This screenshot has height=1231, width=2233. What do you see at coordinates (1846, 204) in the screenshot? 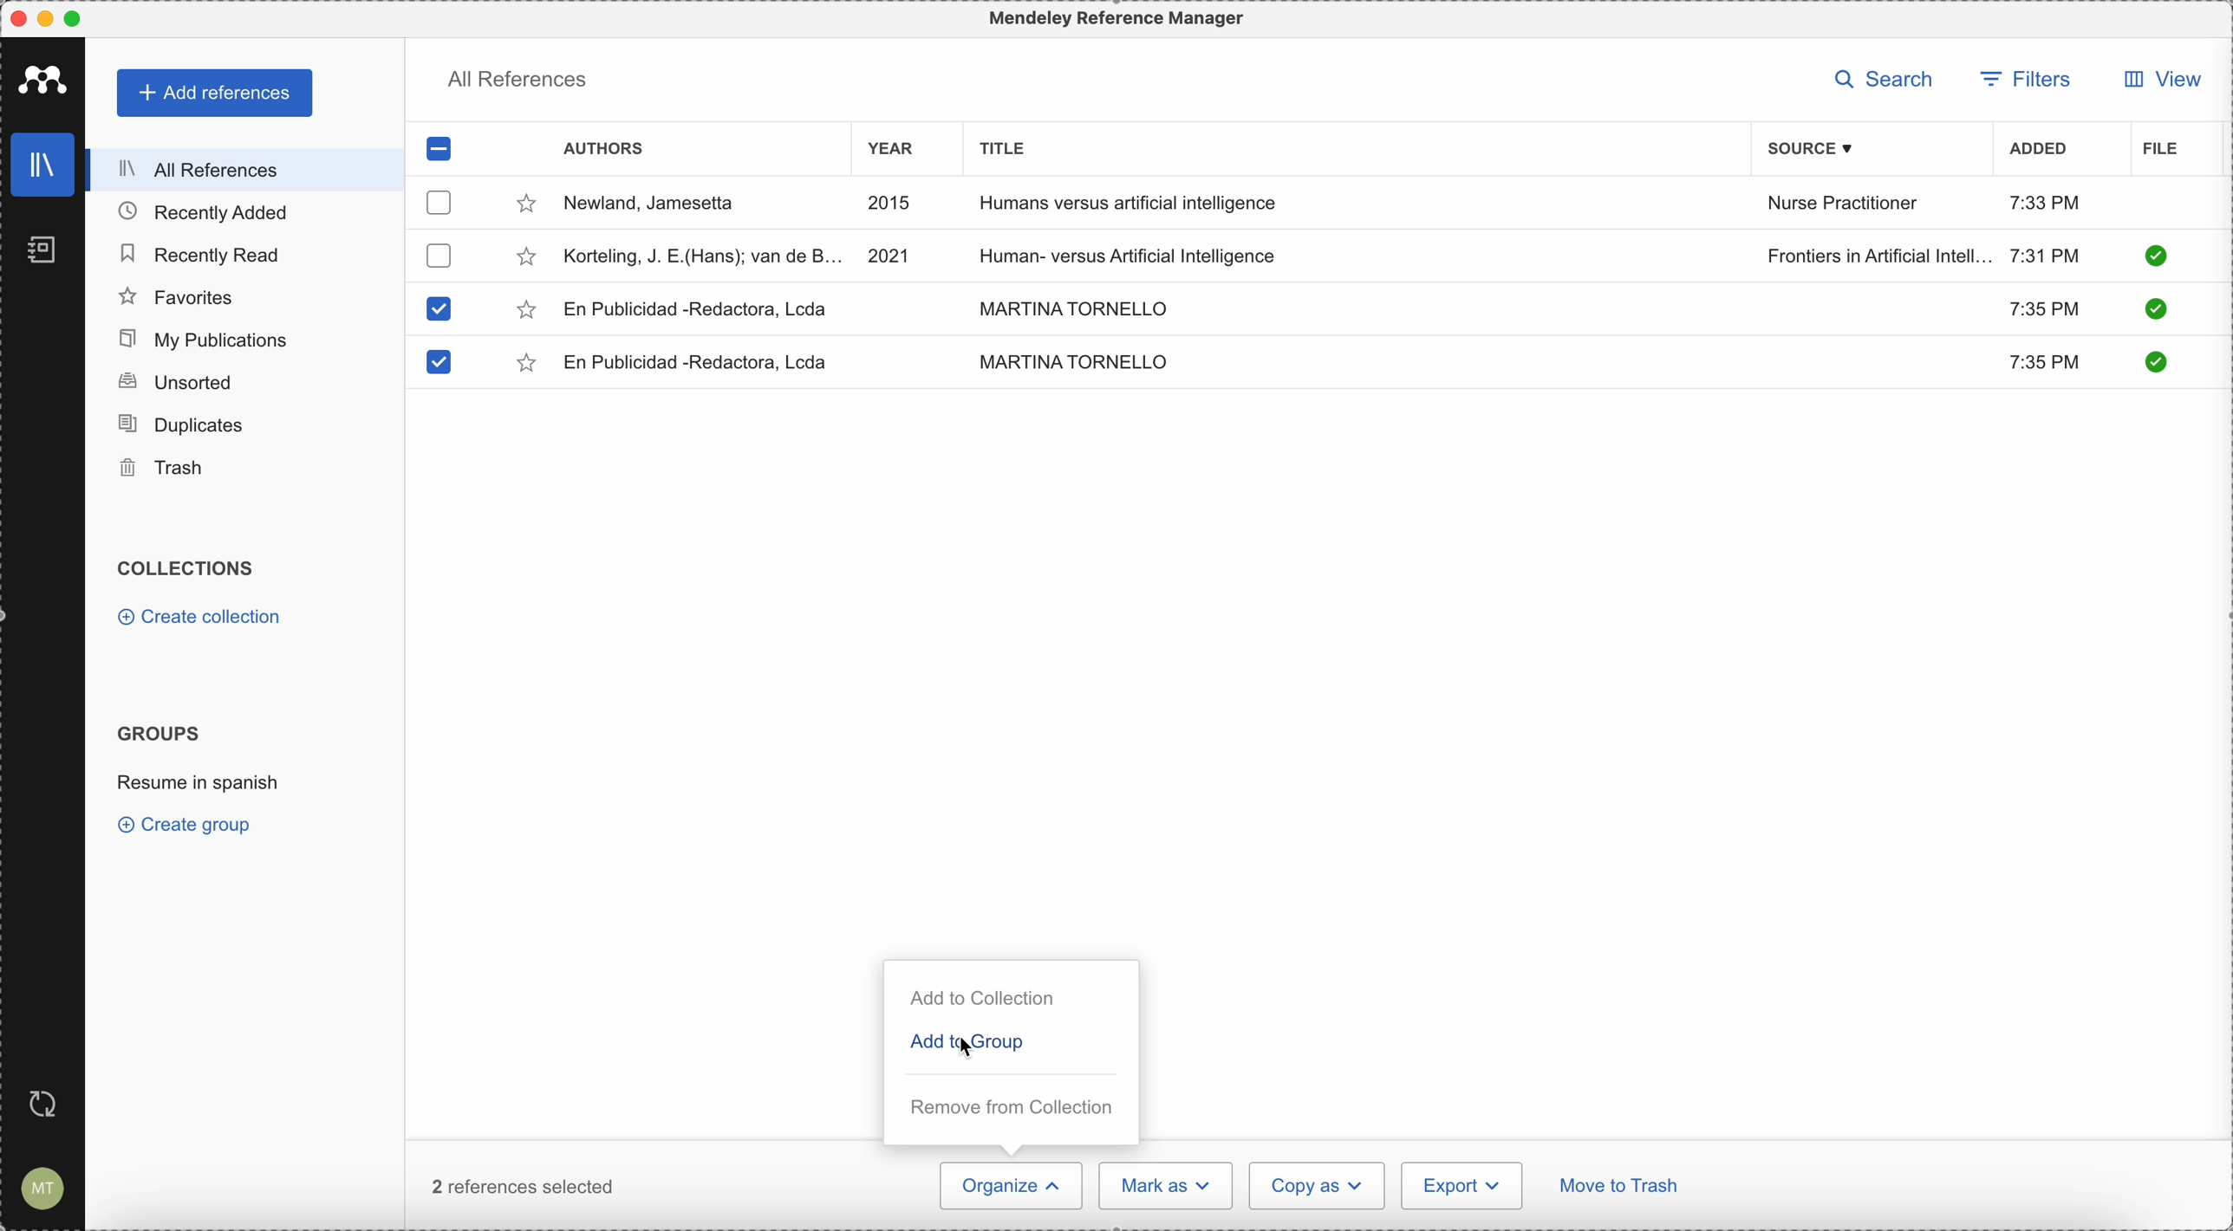
I see `Nurse Practitioner` at bounding box center [1846, 204].